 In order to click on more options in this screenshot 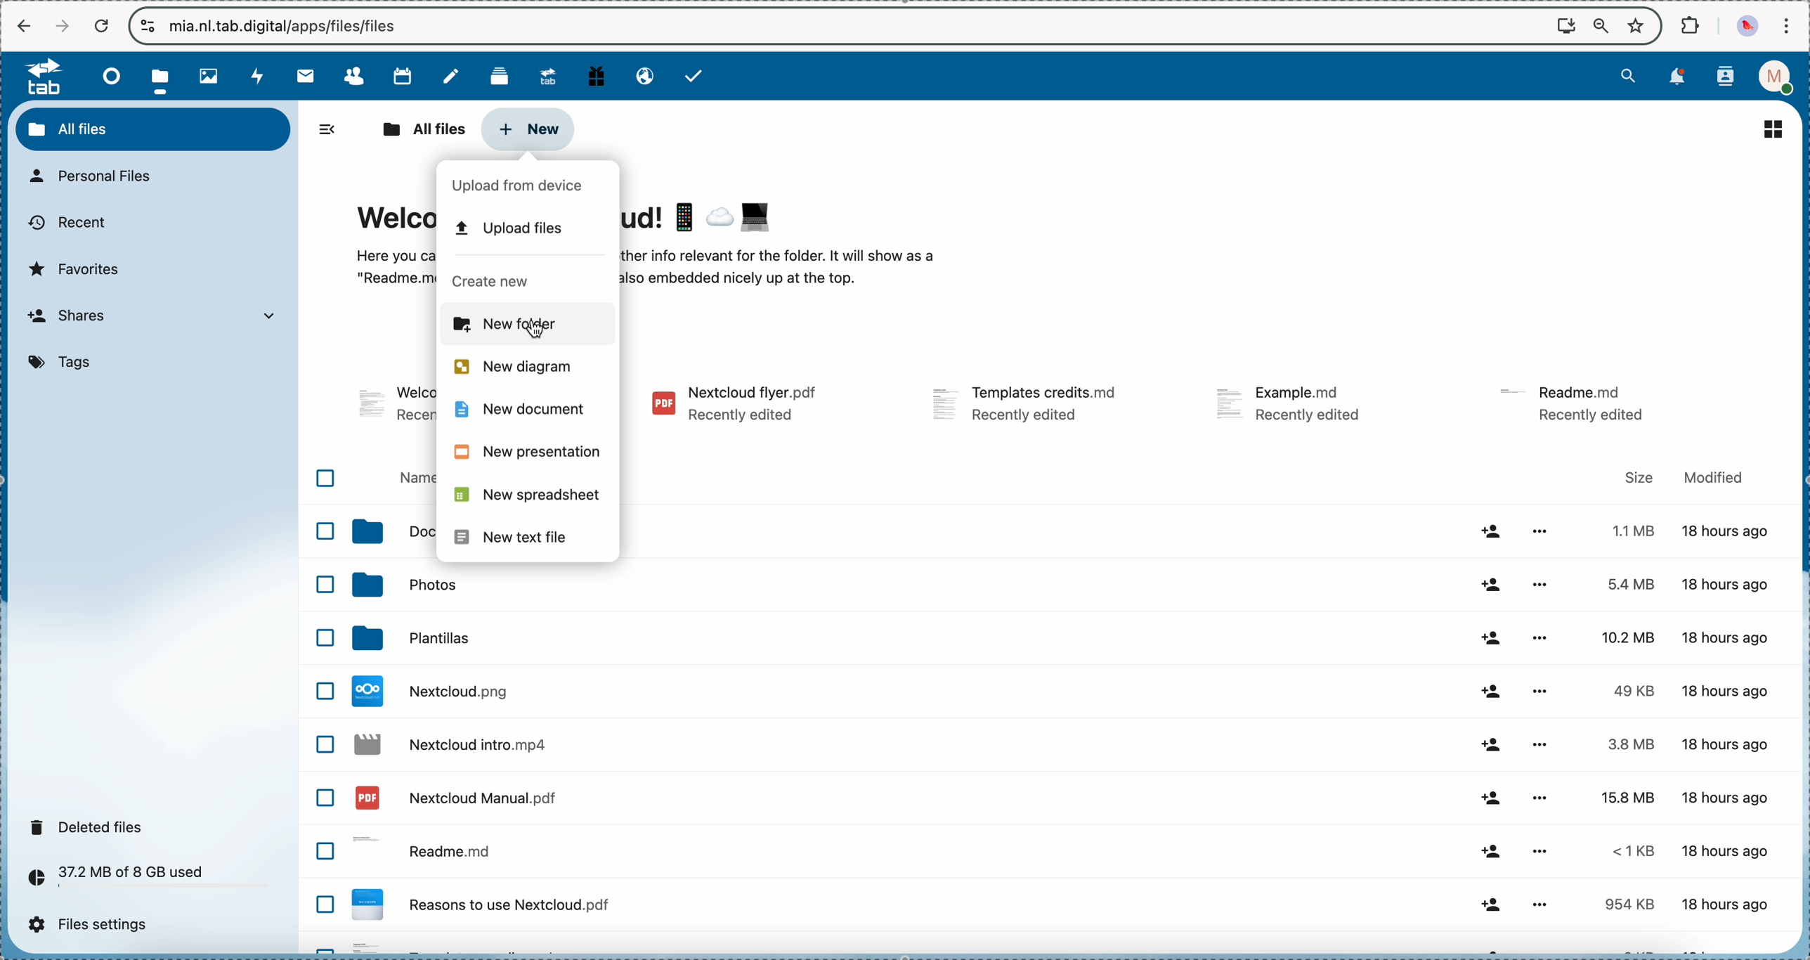, I will do `click(1540, 585)`.